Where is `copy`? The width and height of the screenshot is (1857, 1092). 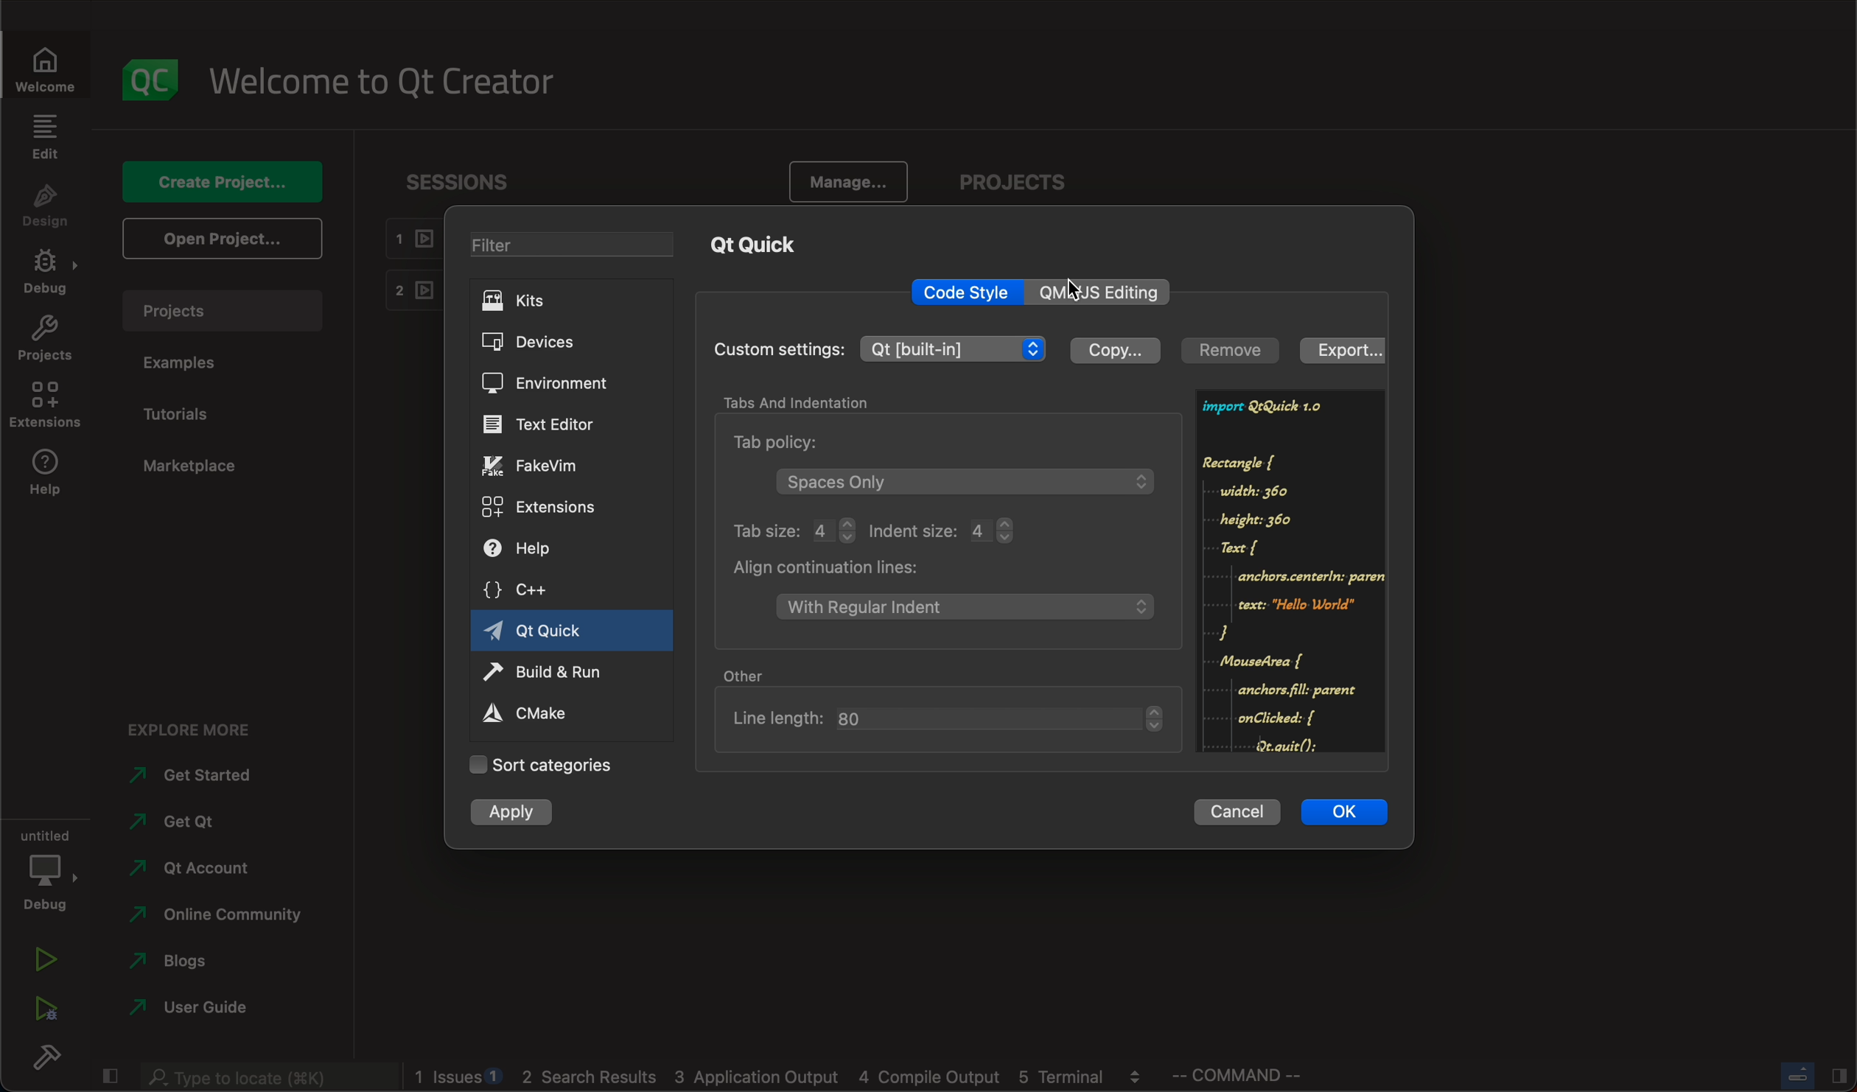 copy is located at coordinates (1116, 352).